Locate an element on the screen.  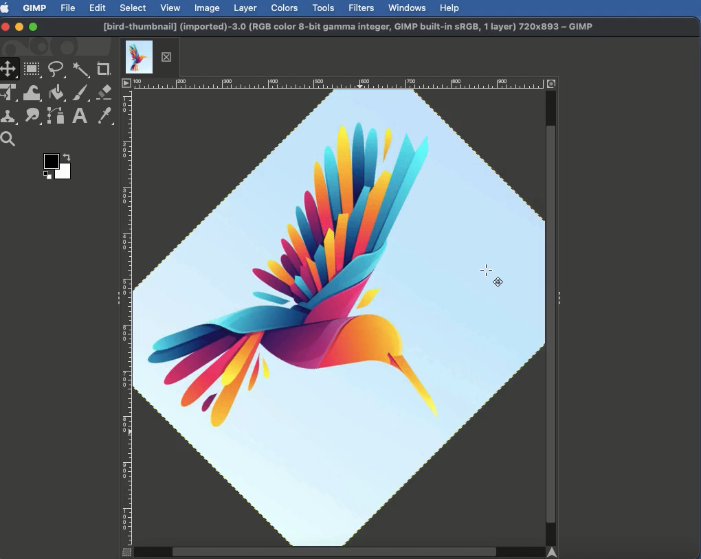
vertical Scrollbar is located at coordinates (551, 317).